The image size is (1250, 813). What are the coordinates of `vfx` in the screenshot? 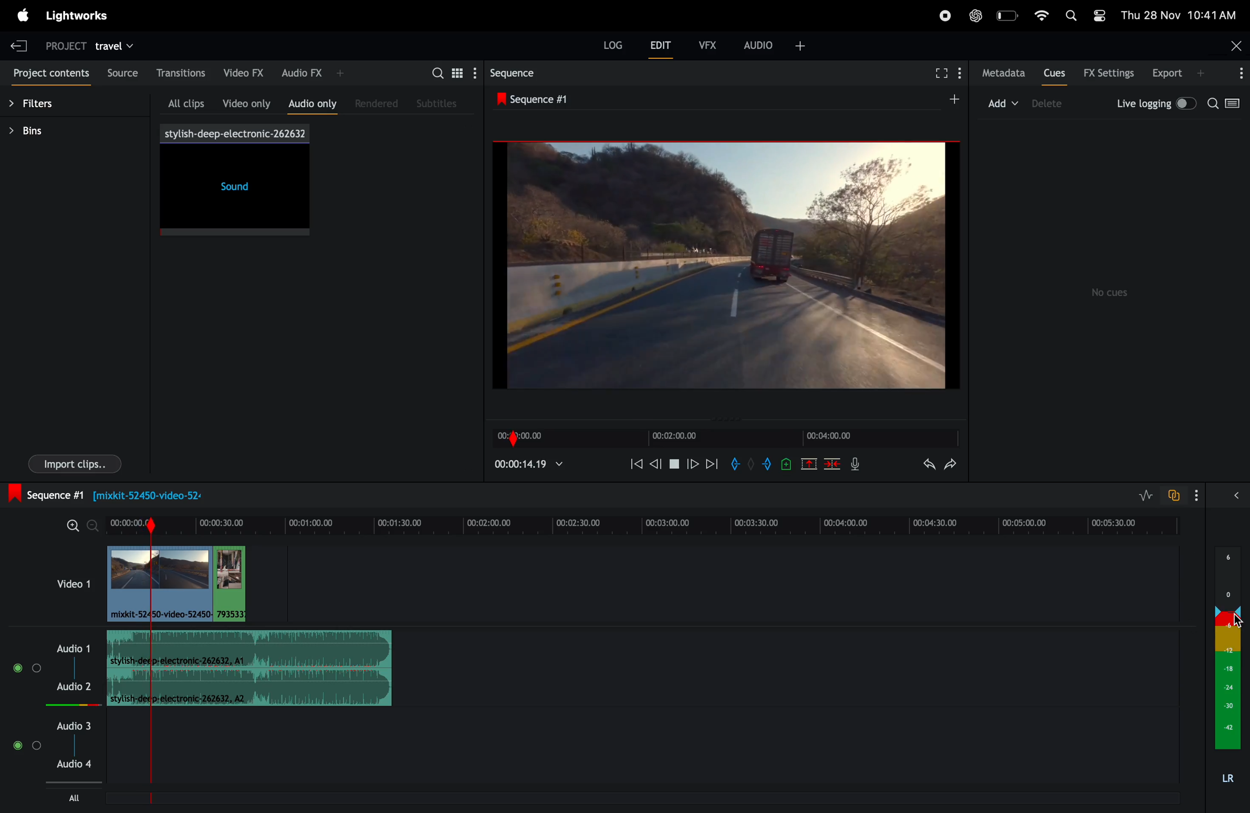 It's located at (706, 45).